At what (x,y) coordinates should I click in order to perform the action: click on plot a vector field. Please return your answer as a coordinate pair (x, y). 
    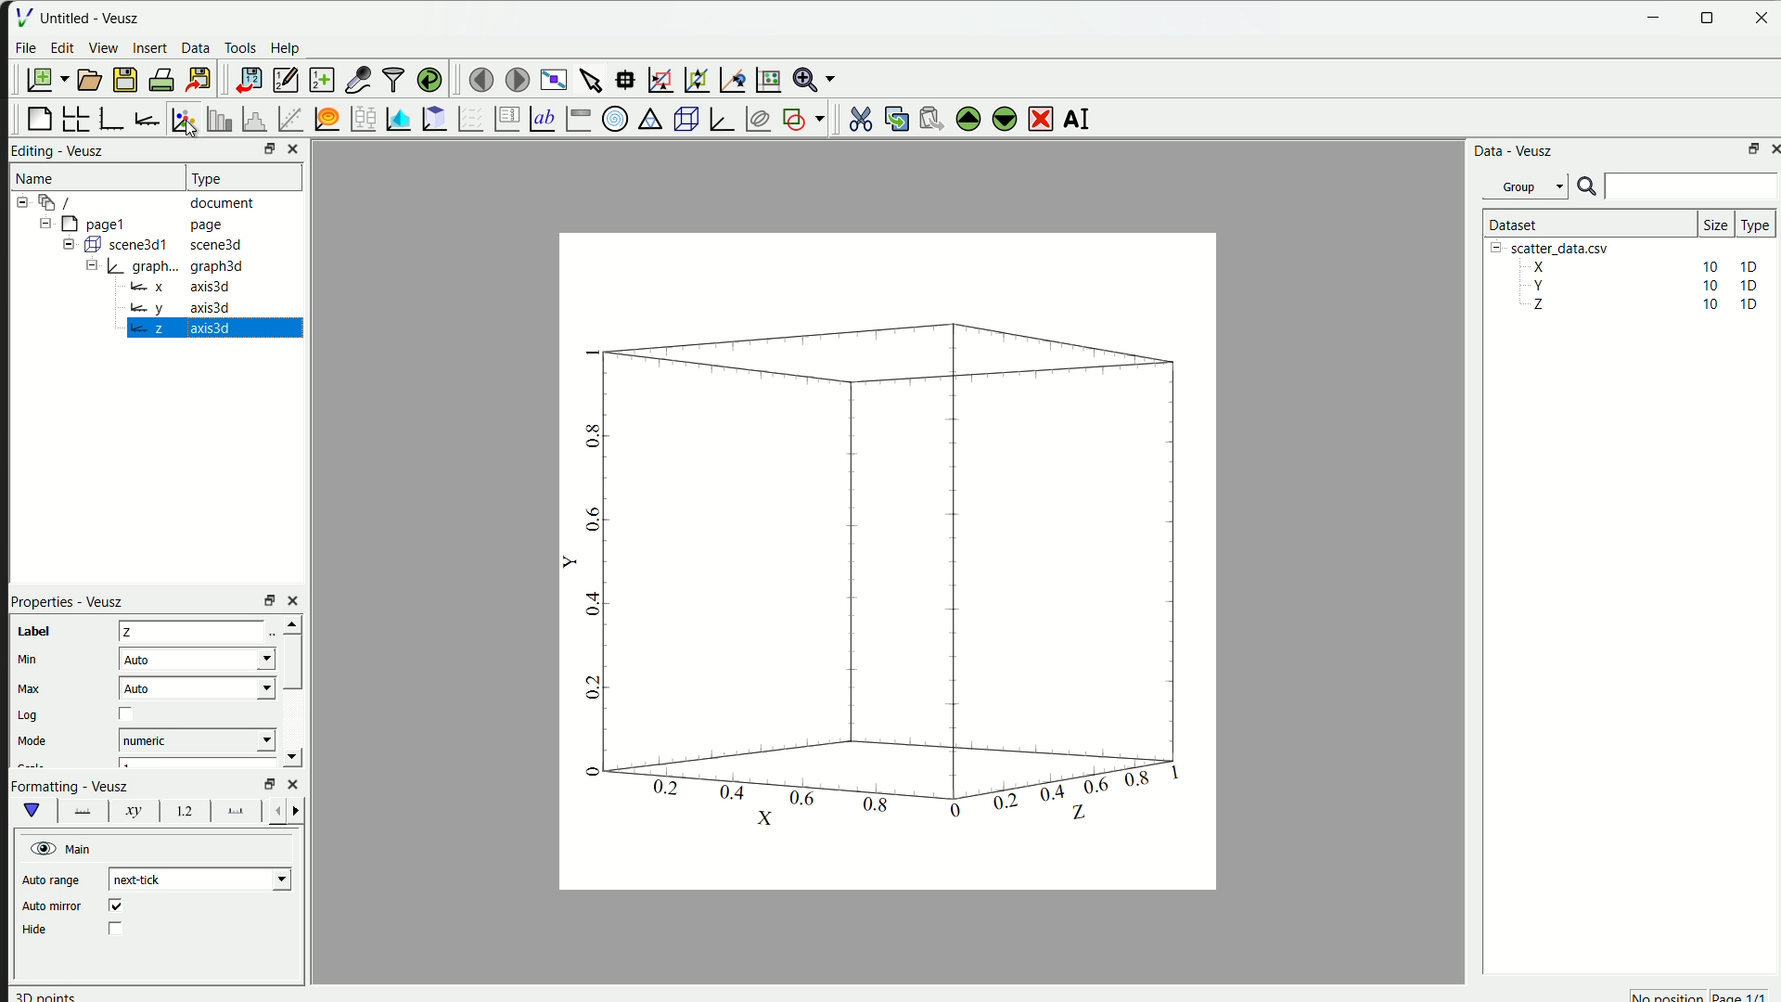
    Looking at the image, I should click on (468, 119).